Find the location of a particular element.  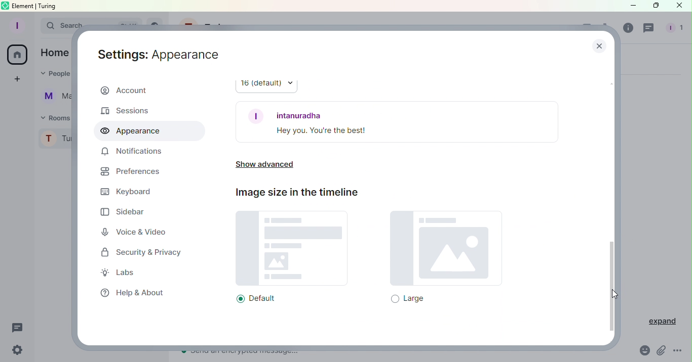

Sidebar is located at coordinates (126, 213).